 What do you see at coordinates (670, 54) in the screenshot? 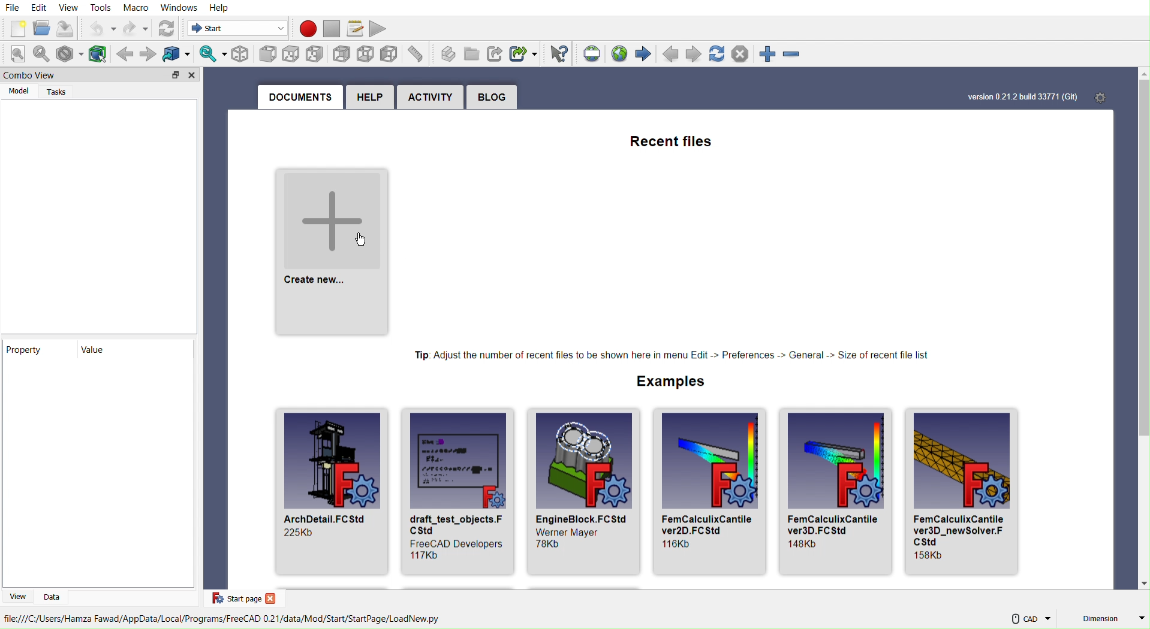
I see `Previous page` at bounding box center [670, 54].